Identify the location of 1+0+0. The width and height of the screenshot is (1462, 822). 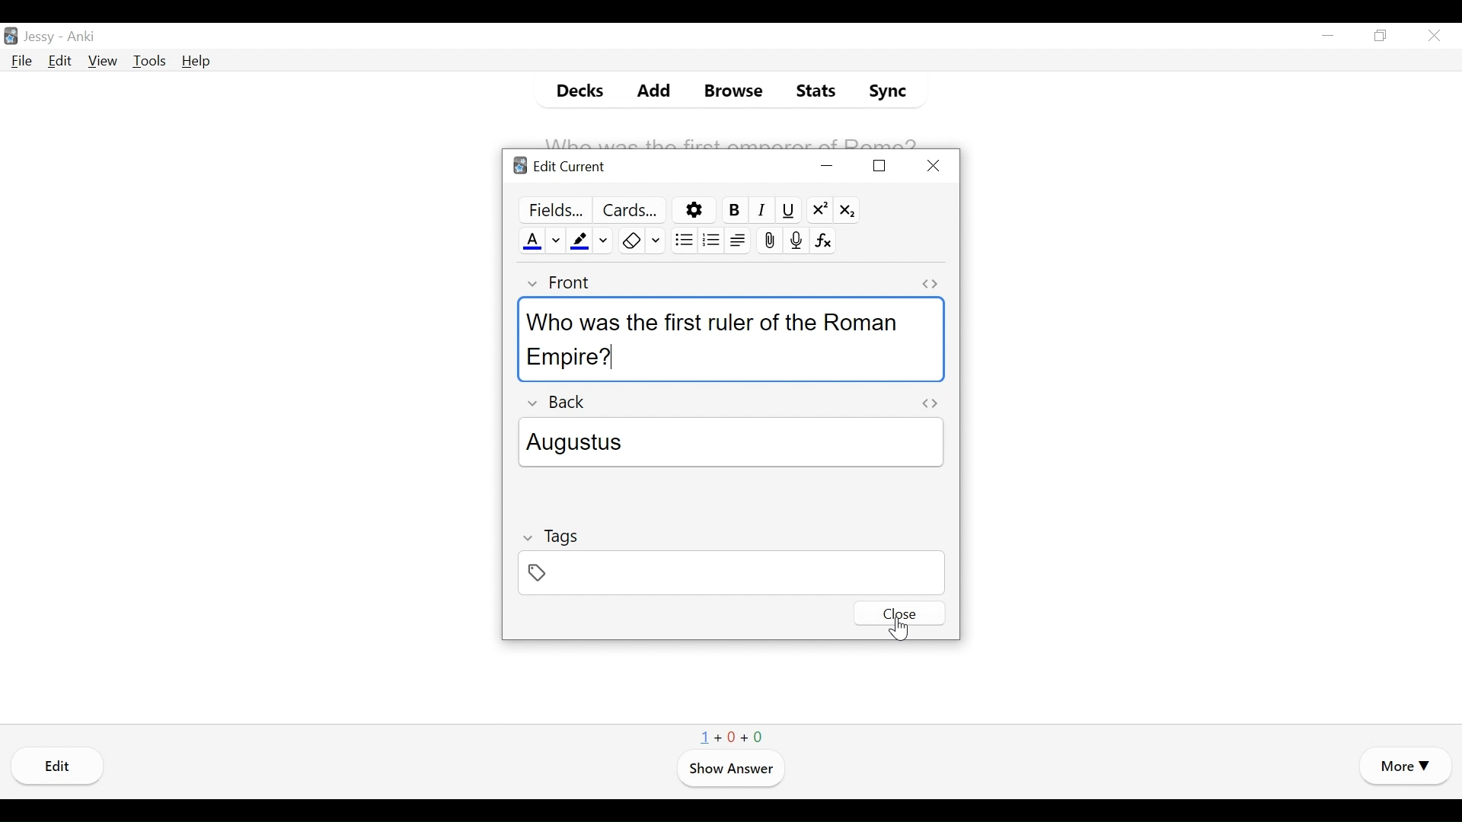
(733, 734).